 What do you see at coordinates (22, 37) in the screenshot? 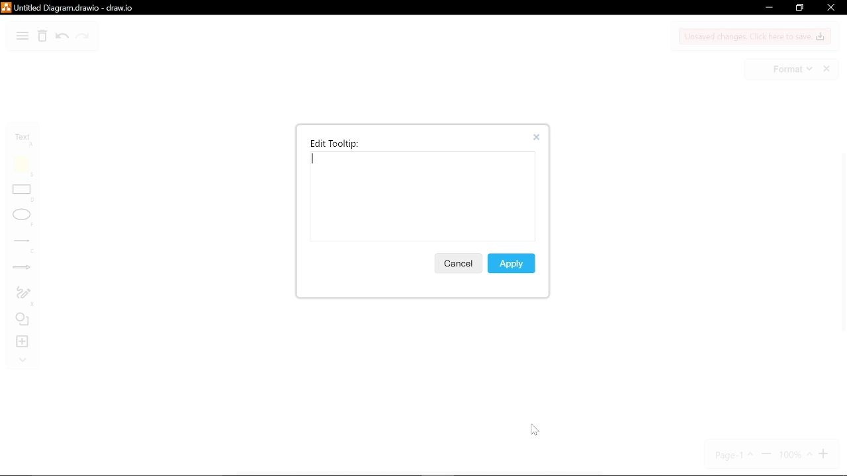
I see `diagram` at bounding box center [22, 37].